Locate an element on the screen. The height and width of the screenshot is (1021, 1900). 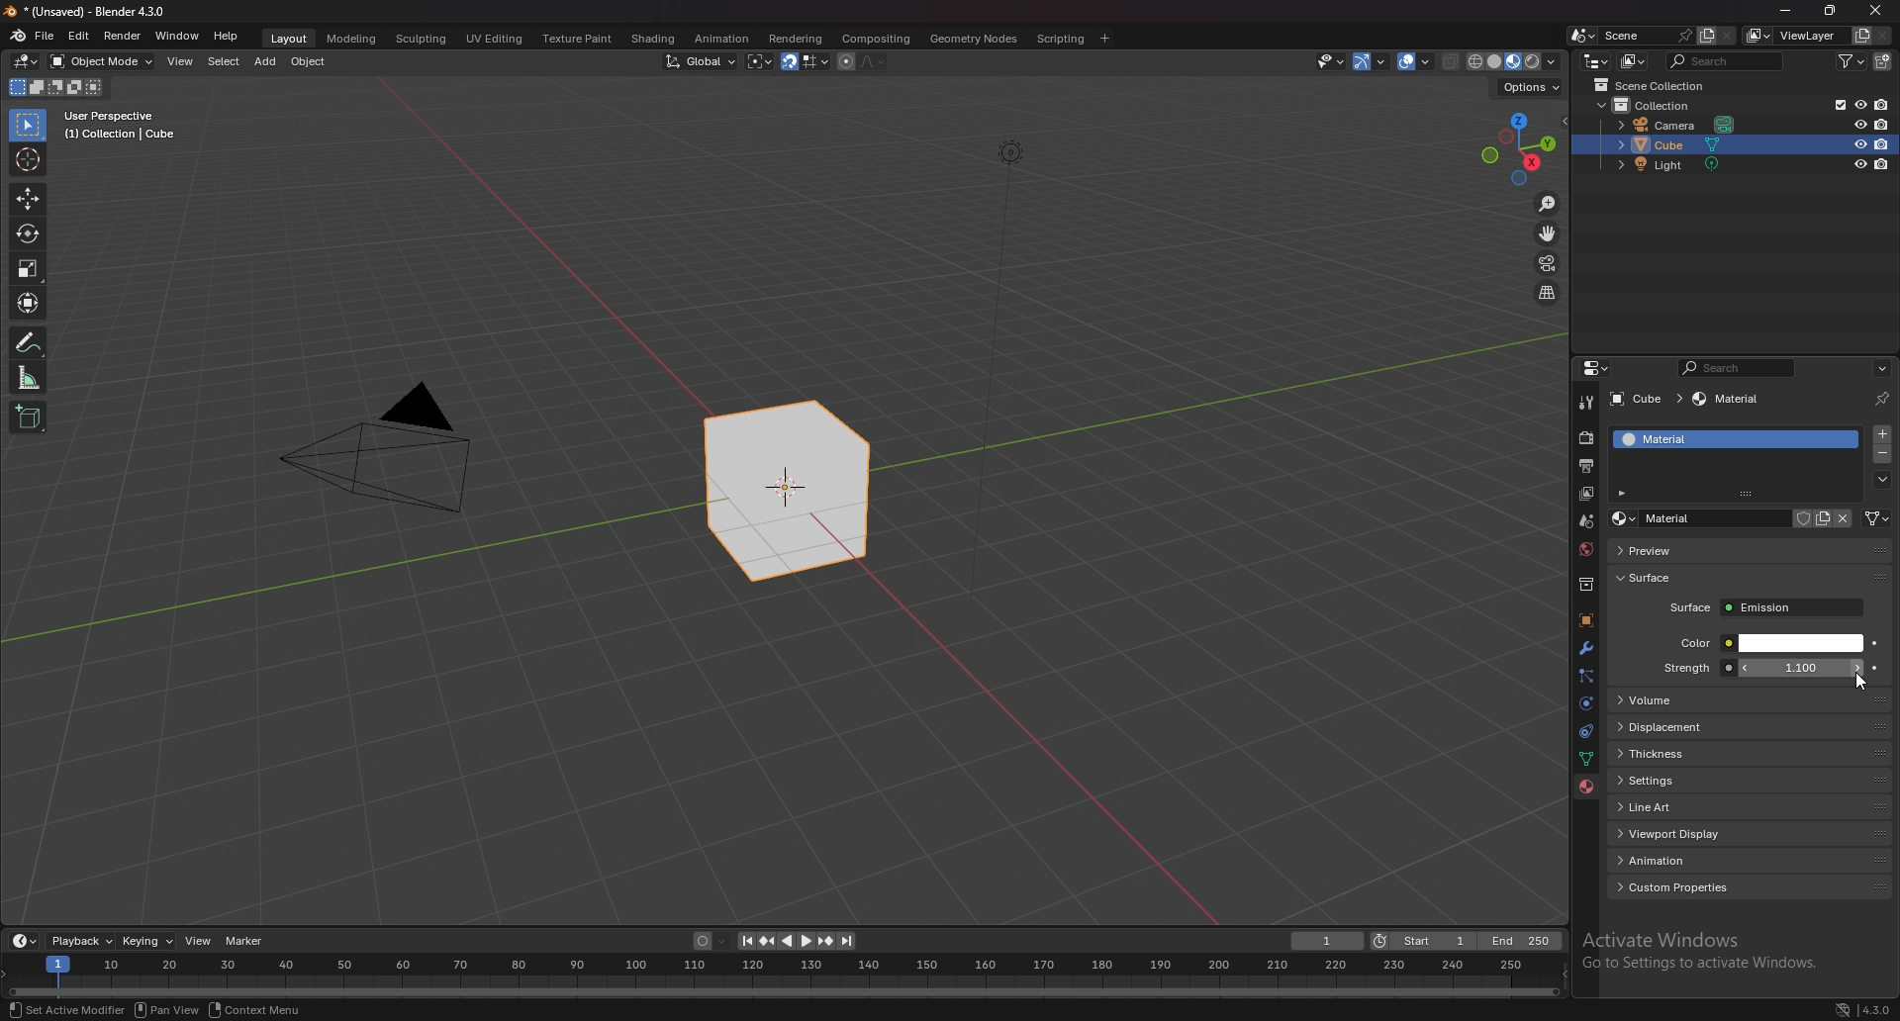
scripting is located at coordinates (1062, 38).